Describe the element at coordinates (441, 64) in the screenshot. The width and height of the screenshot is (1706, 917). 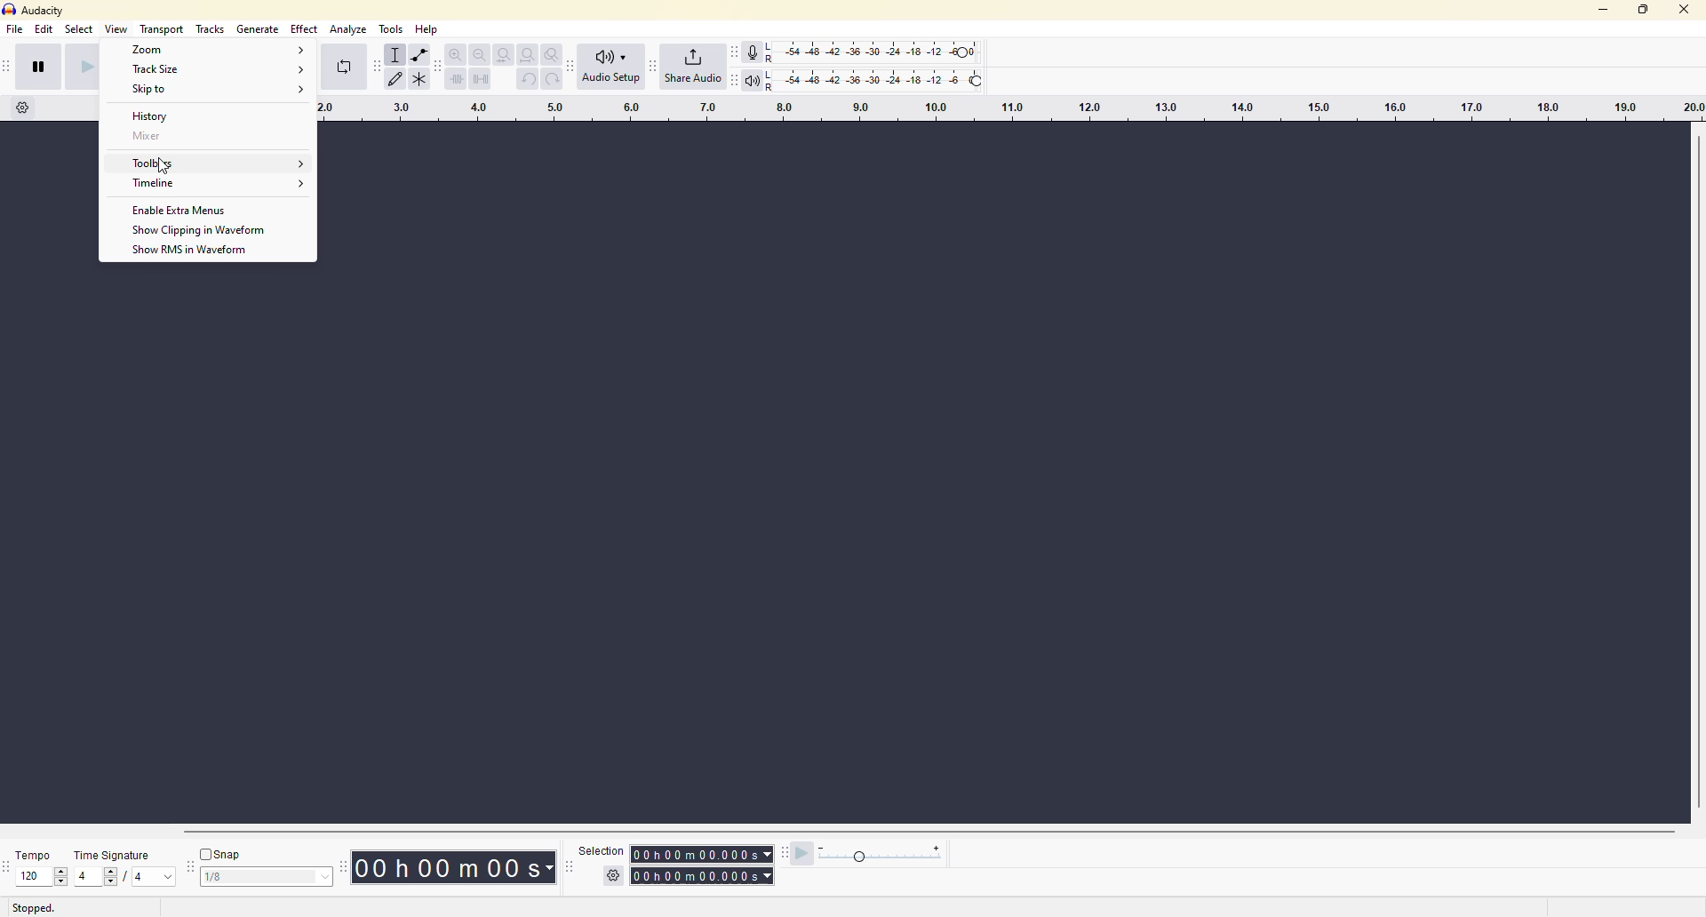
I see `audacity edit toolbar` at that location.